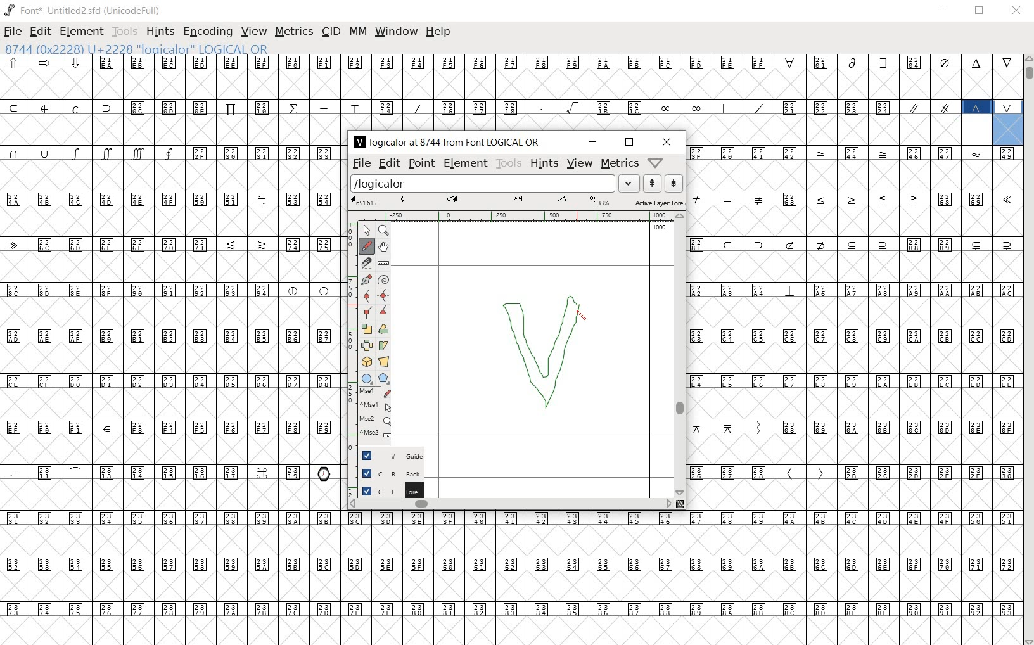  I want to click on edit, so click(41, 31).